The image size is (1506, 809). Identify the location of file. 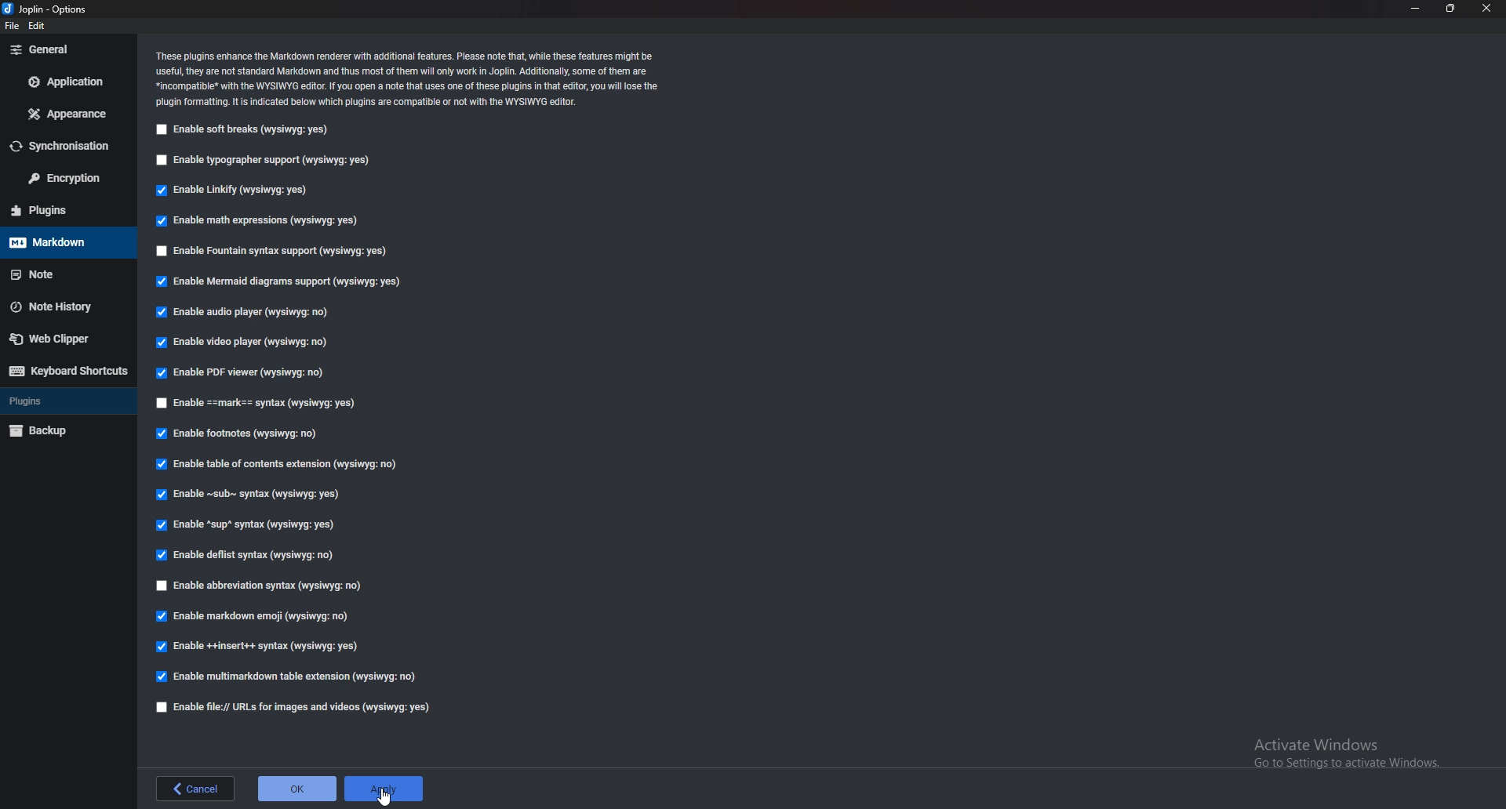
(11, 26).